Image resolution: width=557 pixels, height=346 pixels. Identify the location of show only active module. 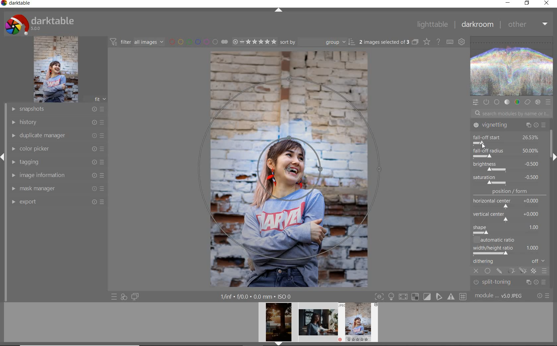
(486, 102).